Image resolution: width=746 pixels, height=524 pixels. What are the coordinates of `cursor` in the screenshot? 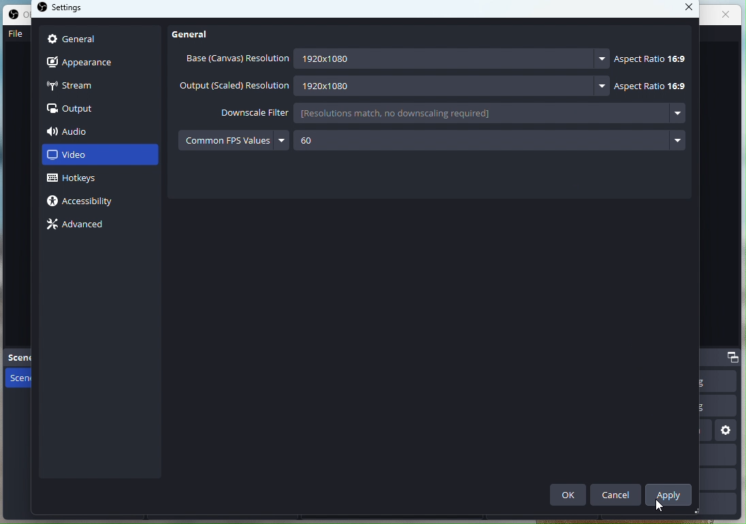 It's located at (660, 504).